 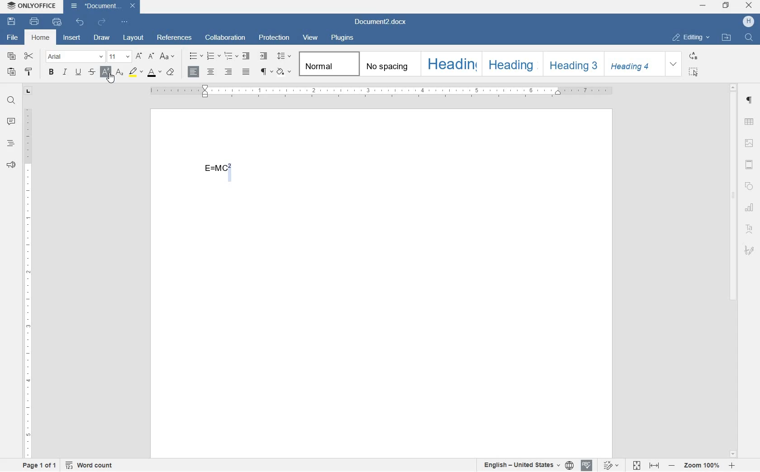 What do you see at coordinates (630, 64) in the screenshot?
I see `Heading 4` at bounding box center [630, 64].